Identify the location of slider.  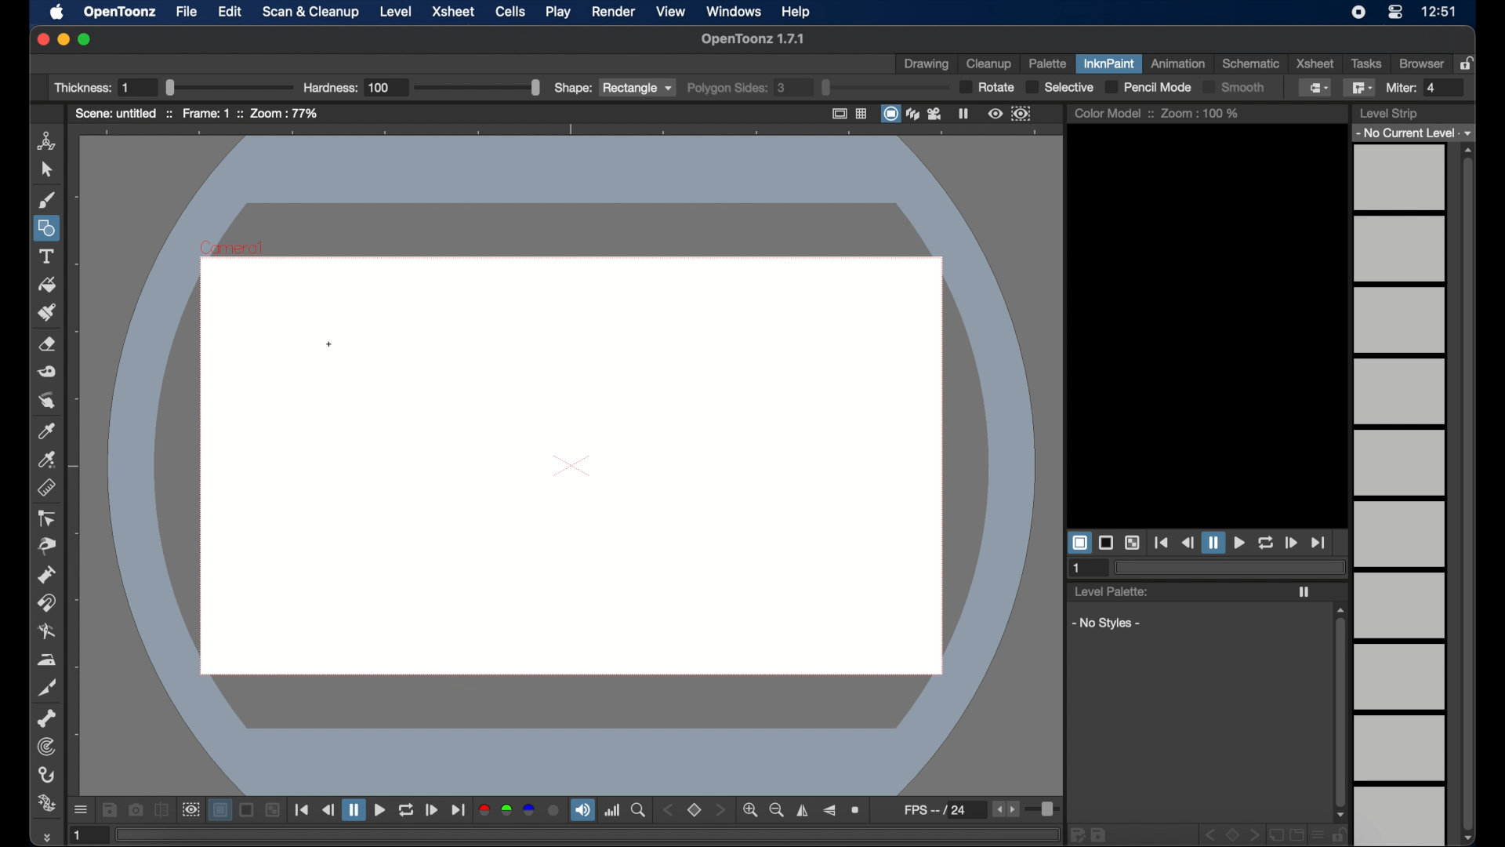
(1045, 811).